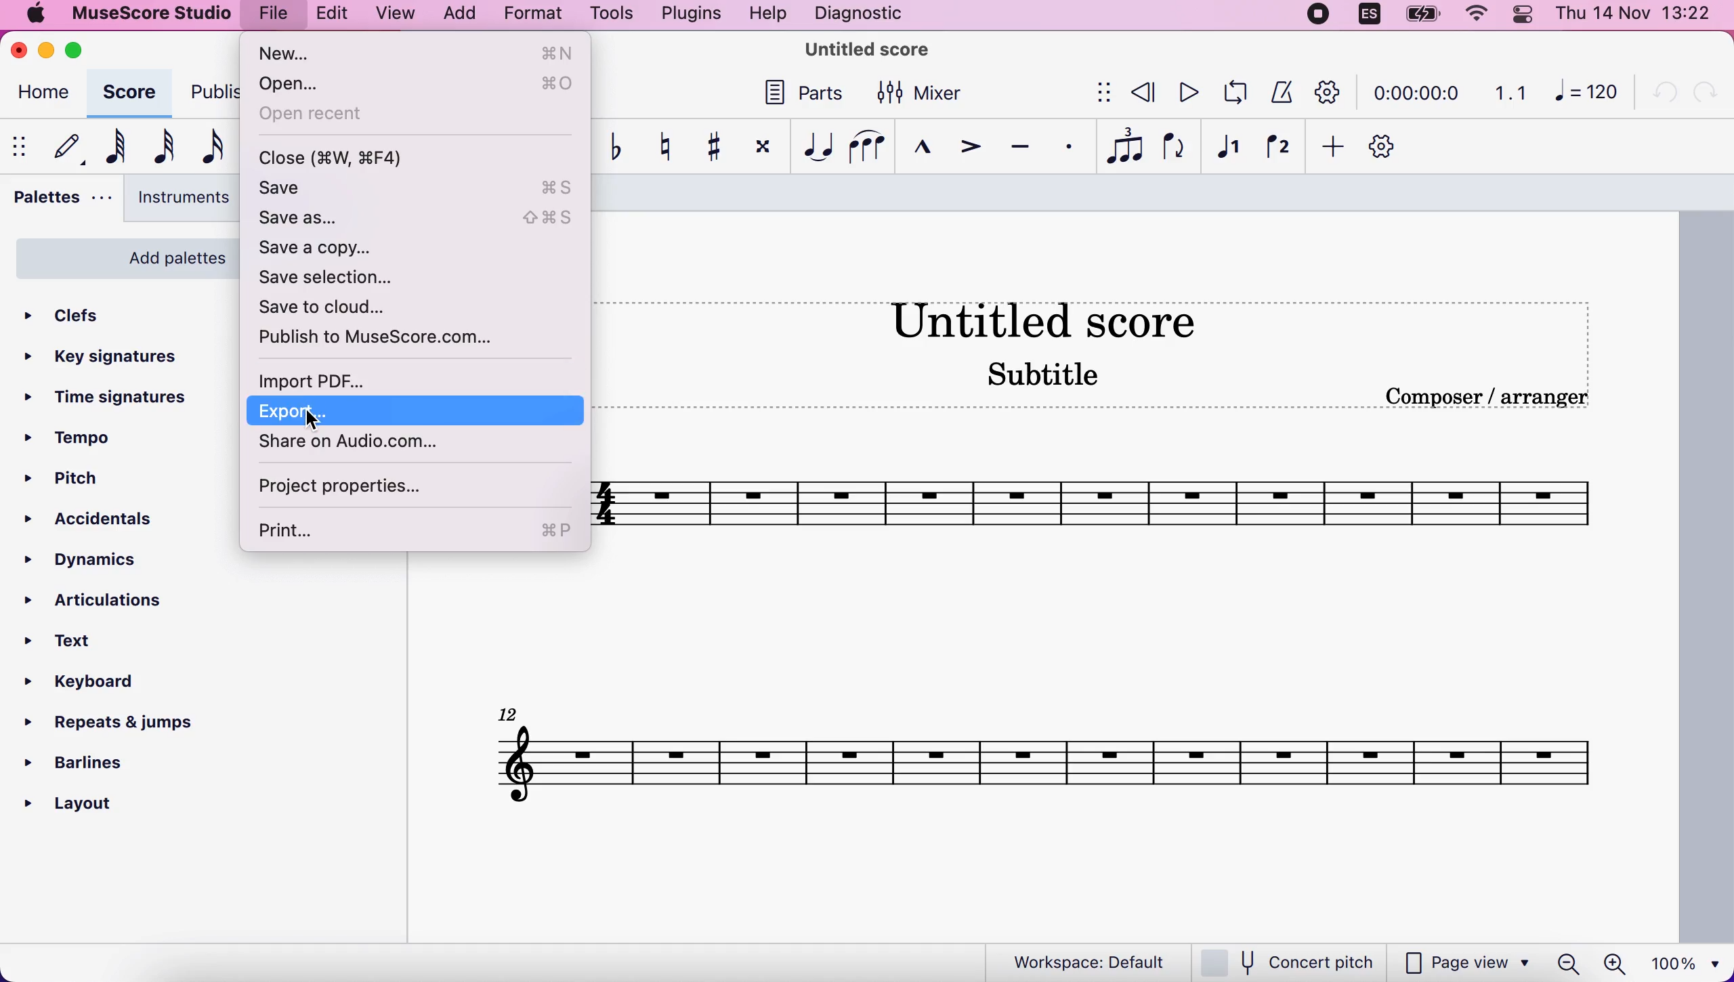 This screenshot has height=982, width=1734. Describe the element at coordinates (126, 727) in the screenshot. I see `repeats and jumps` at that location.